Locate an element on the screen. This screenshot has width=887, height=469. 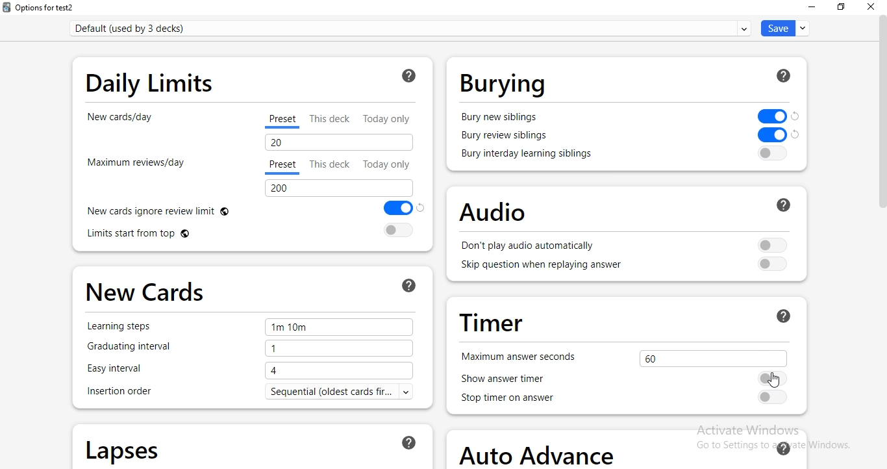
stop timer on answer is located at coordinates (621, 399).